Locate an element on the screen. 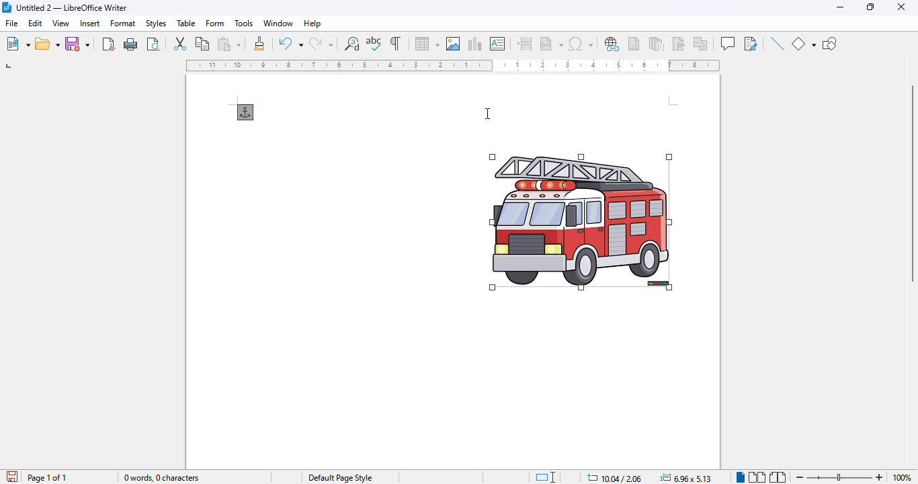 This screenshot has width=918, height=484. styles is located at coordinates (156, 24).